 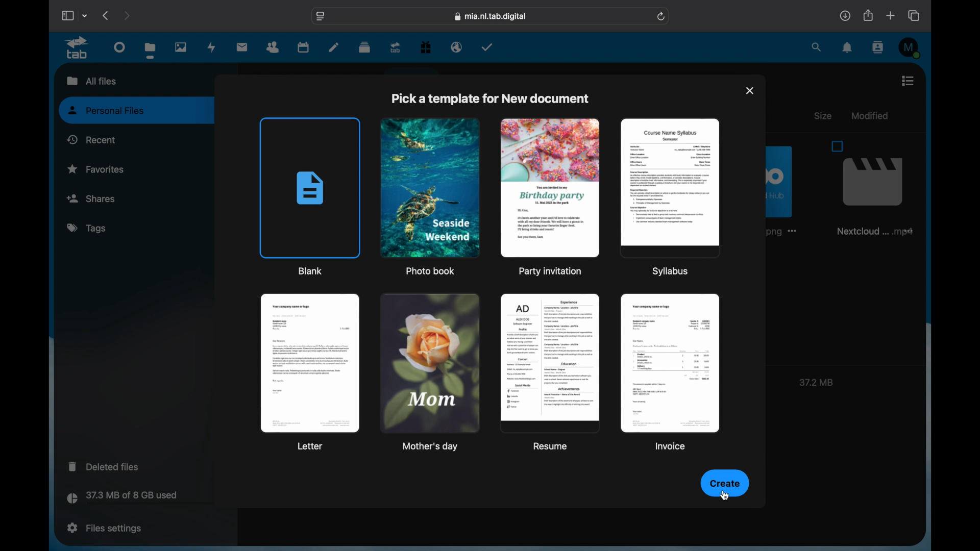 What do you see at coordinates (430, 196) in the screenshot?
I see `photo book` at bounding box center [430, 196].